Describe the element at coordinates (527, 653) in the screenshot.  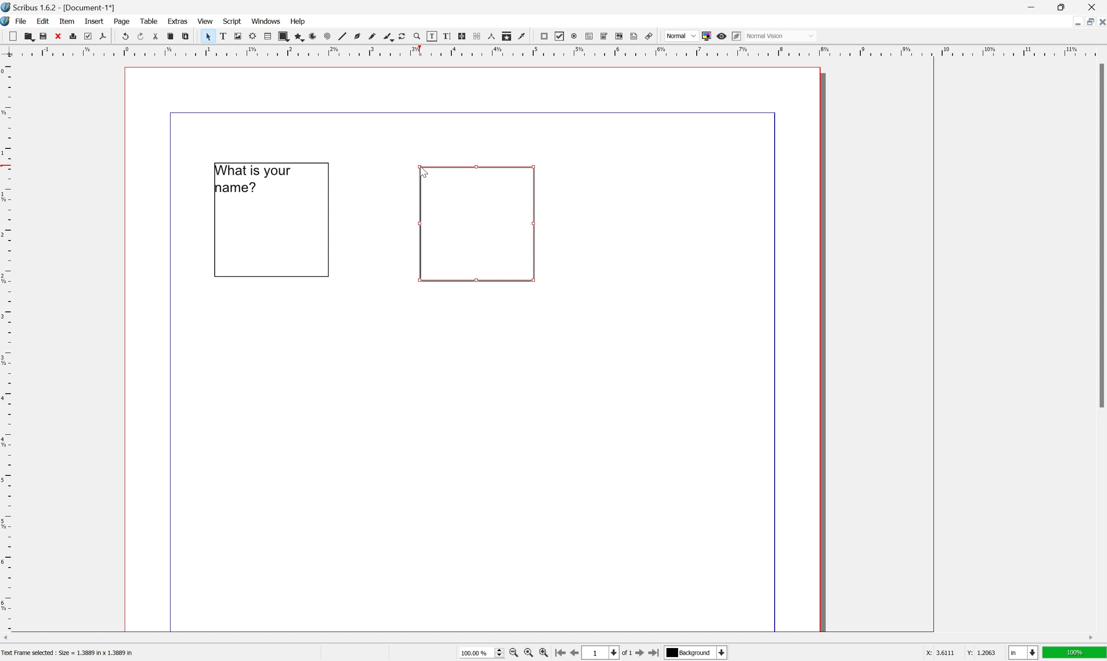
I see `zoom to 100%` at that location.